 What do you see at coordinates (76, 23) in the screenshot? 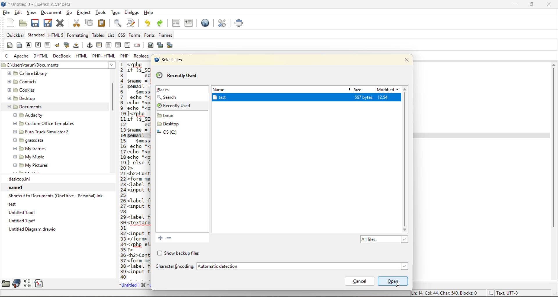
I see `cut` at bounding box center [76, 23].